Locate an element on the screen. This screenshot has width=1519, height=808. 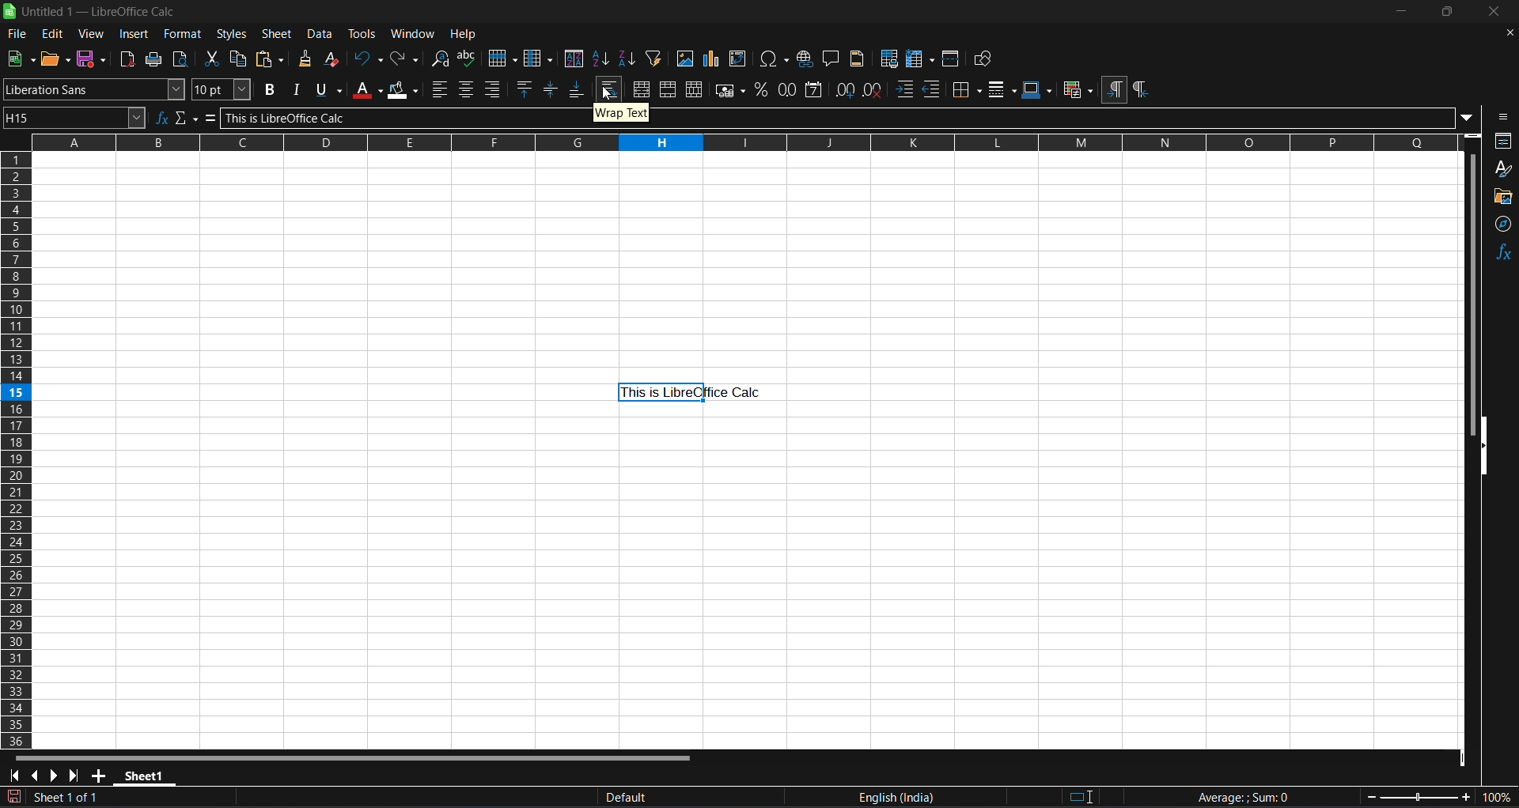
Text in the cell is not wraped is located at coordinates (691, 392).